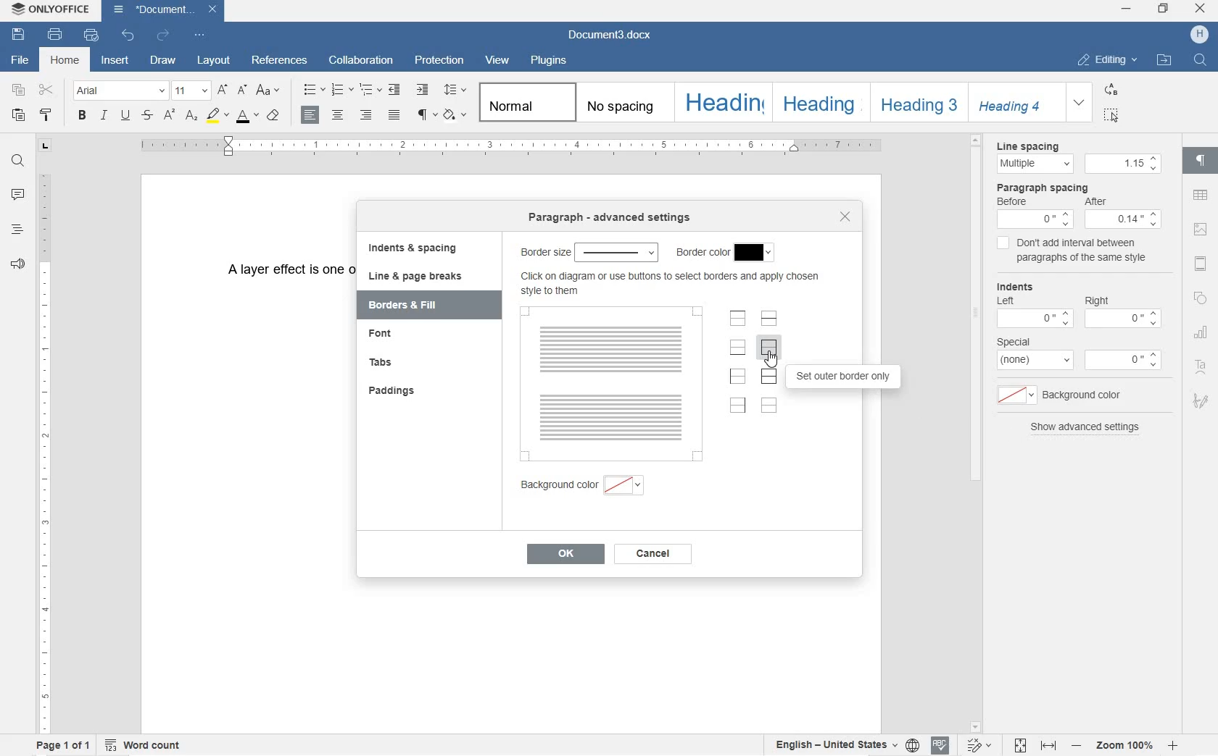  I want to click on BULLET, so click(312, 91).